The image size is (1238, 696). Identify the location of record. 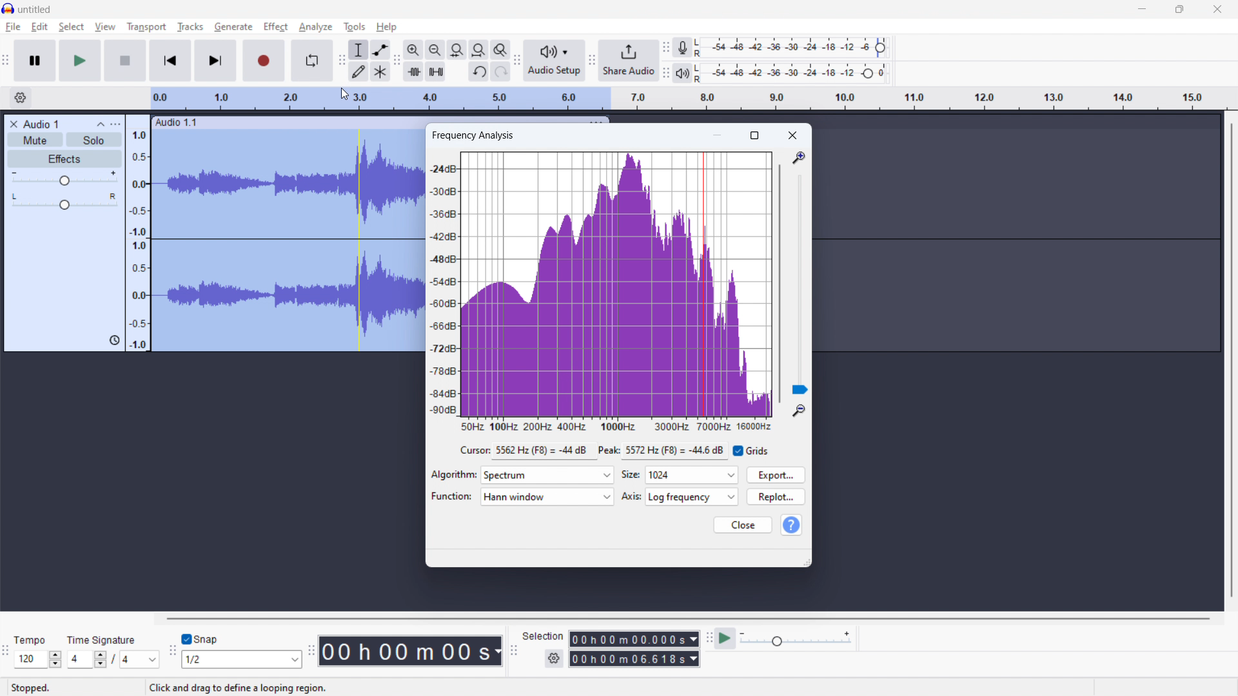
(262, 60).